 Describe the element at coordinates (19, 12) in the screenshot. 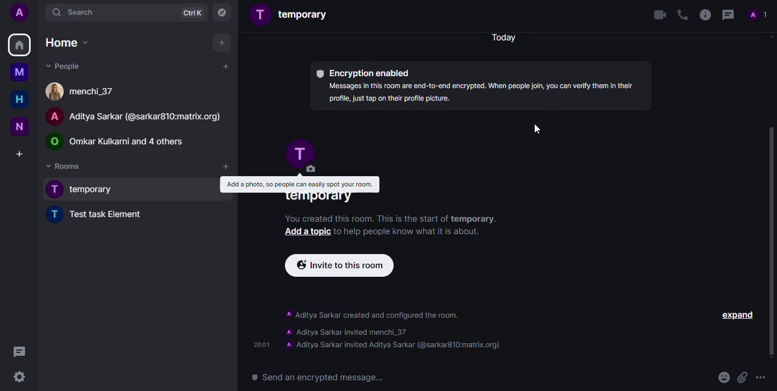

I see `profile` at that location.